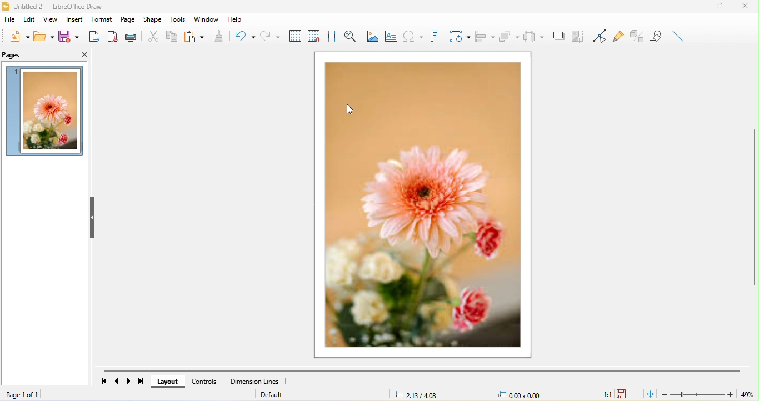  What do you see at coordinates (14, 56) in the screenshot?
I see `pages` at bounding box center [14, 56].